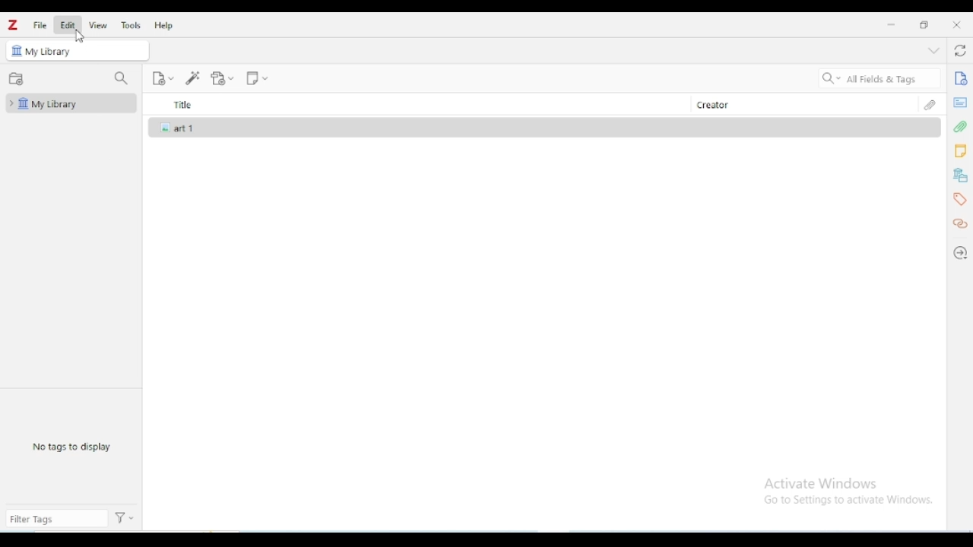 The height and width of the screenshot is (547, 973). I want to click on my library, so click(69, 103).